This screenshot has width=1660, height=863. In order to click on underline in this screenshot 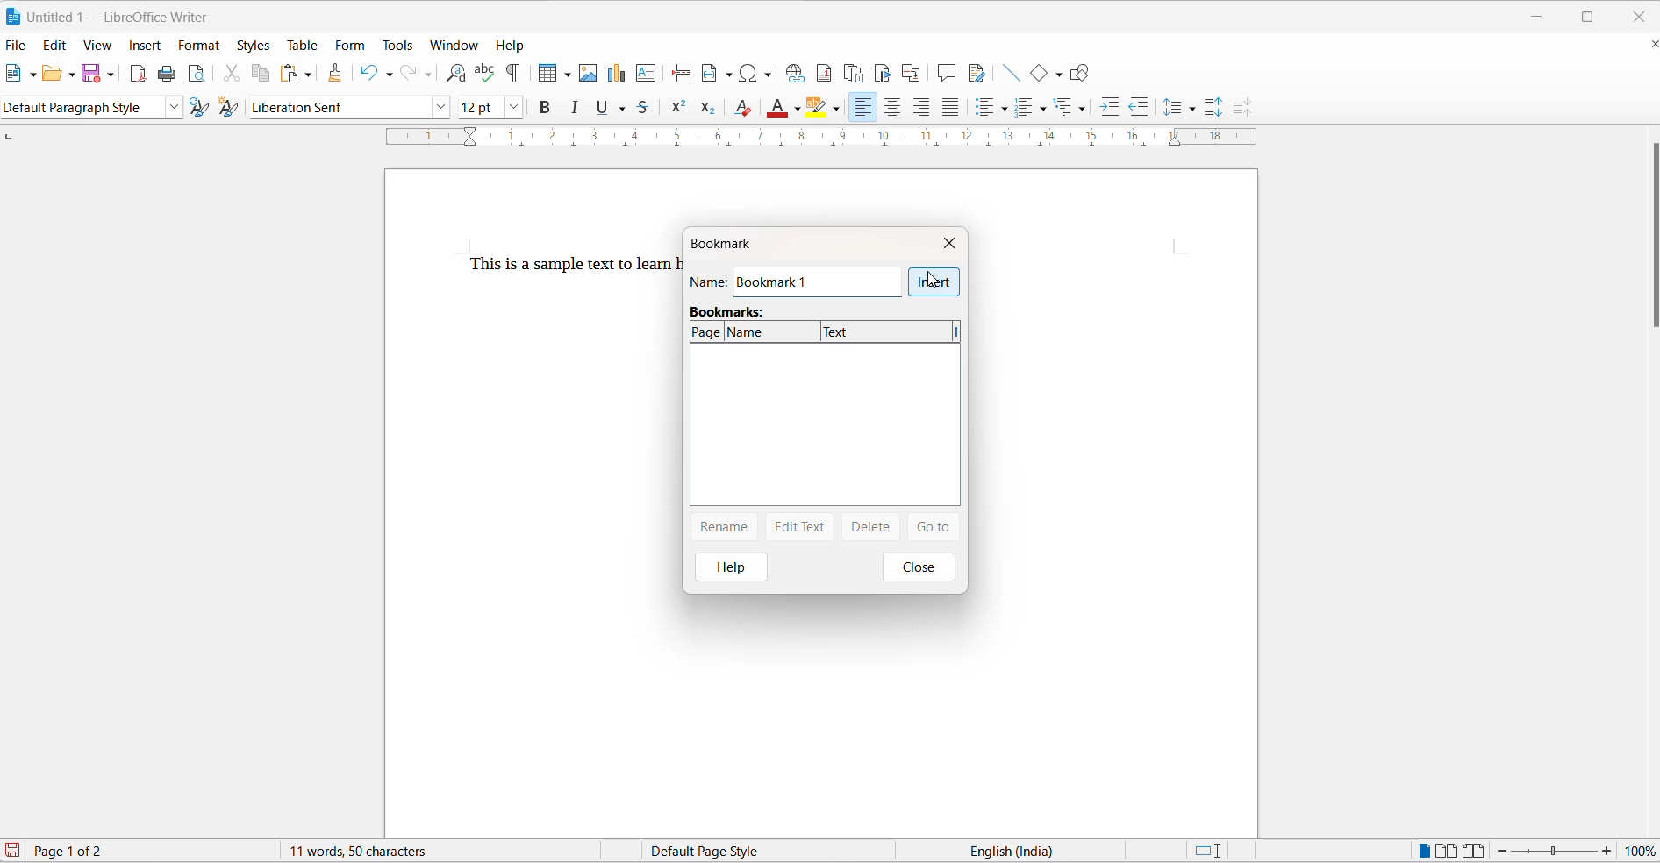, I will do `click(604, 109)`.